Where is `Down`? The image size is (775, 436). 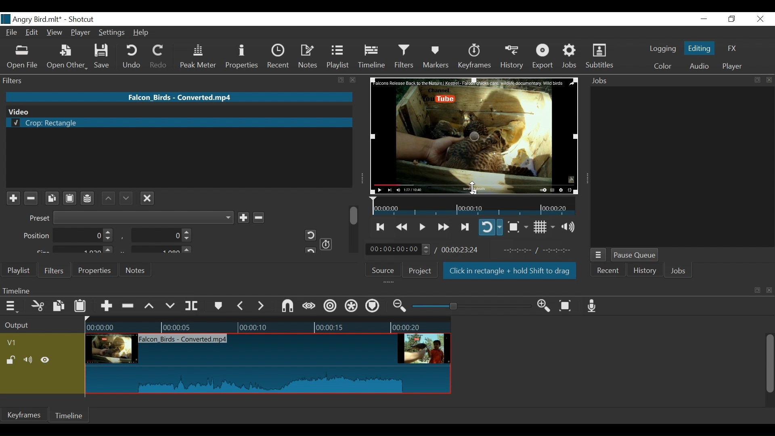
Down is located at coordinates (125, 196).